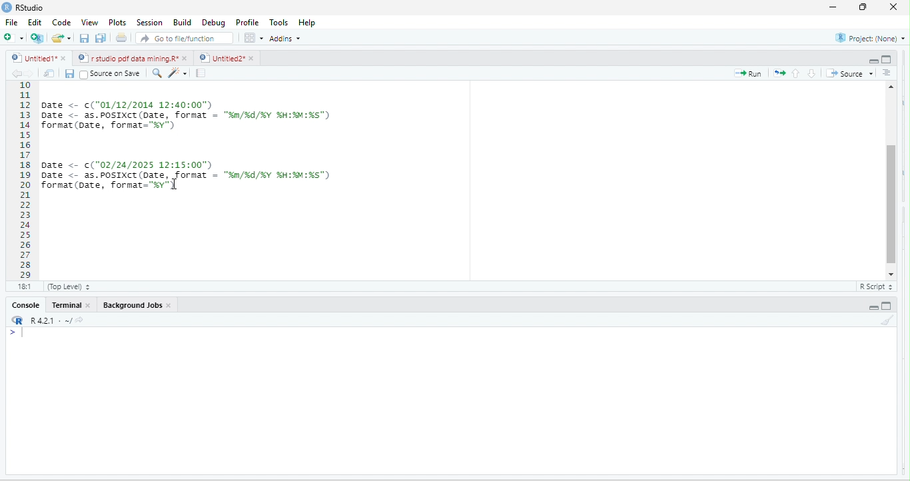 The width and height of the screenshot is (910, 481). I want to click on  project: (None) , so click(868, 37).